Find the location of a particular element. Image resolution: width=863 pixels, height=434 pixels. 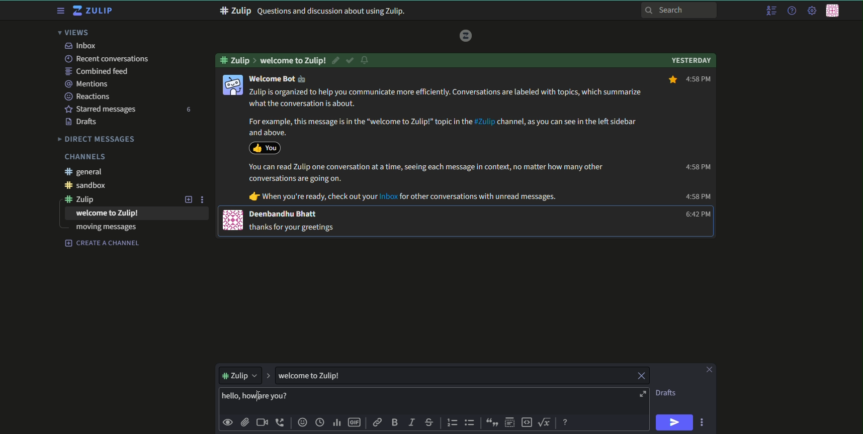

close is located at coordinates (708, 370).